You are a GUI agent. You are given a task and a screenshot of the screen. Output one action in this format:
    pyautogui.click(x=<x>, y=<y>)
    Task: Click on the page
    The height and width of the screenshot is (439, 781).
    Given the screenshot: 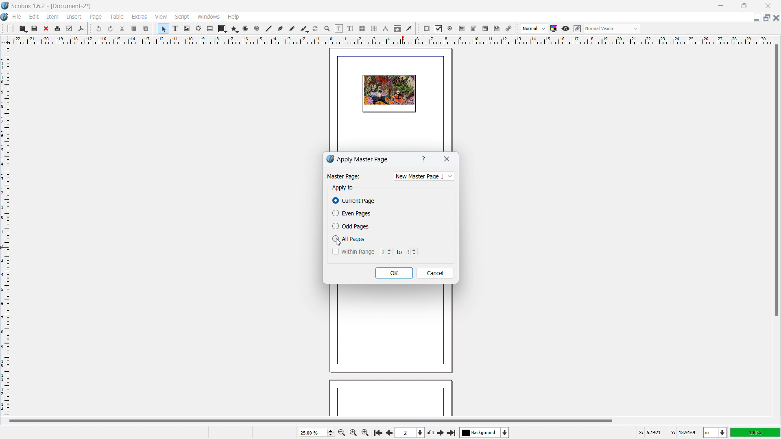 What is the action you would take?
    pyautogui.click(x=388, y=331)
    